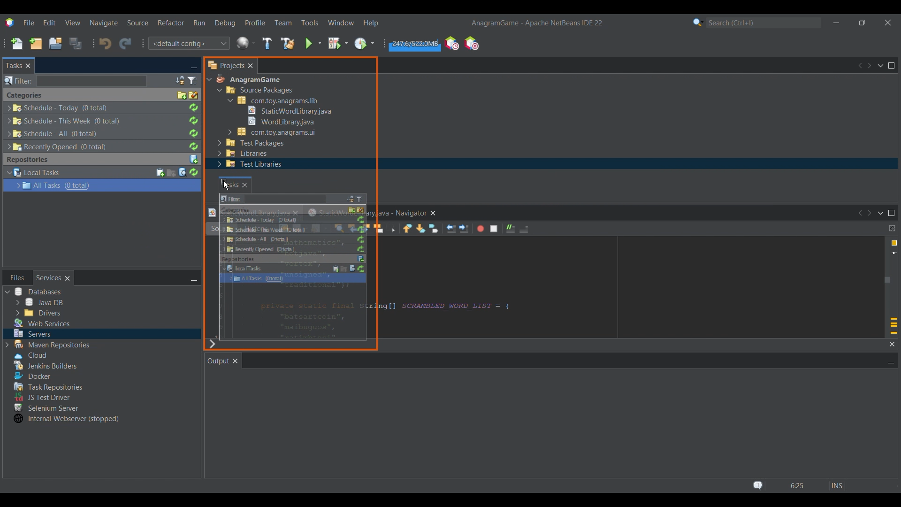  What do you see at coordinates (294, 229) in the screenshot?
I see `` at bounding box center [294, 229].